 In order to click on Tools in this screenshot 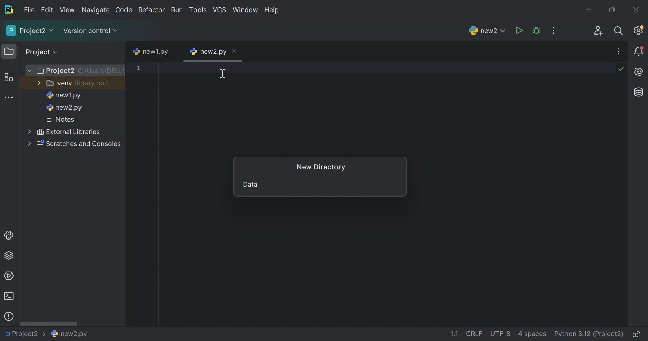, I will do `click(199, 10)`.